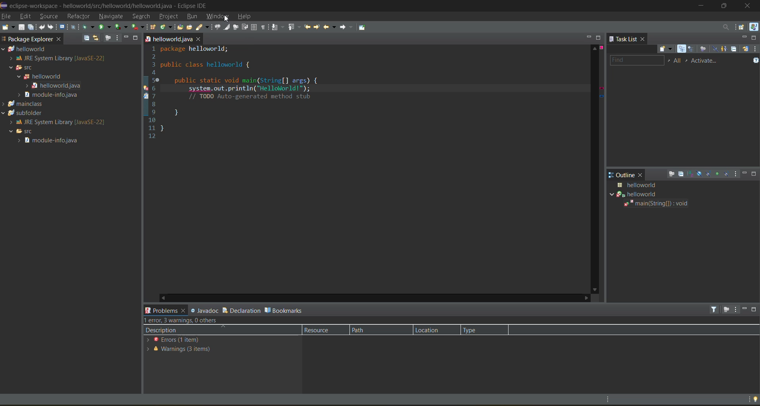 This screenshot has width=760, height=406. What do you see at coordinates (623, 175) in the screenshot?
I see `outline` at bounding box center [623, 175].